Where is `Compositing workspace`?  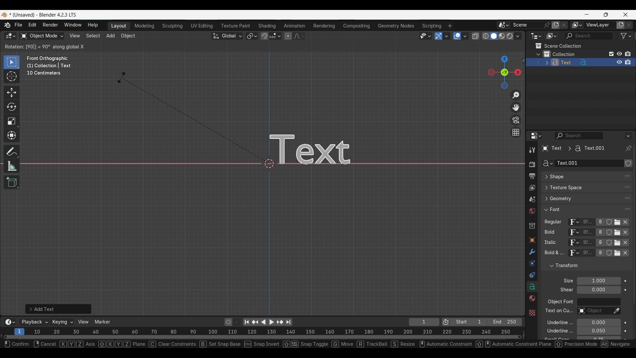
Compositing workspace is located at coordinates (357, 26).